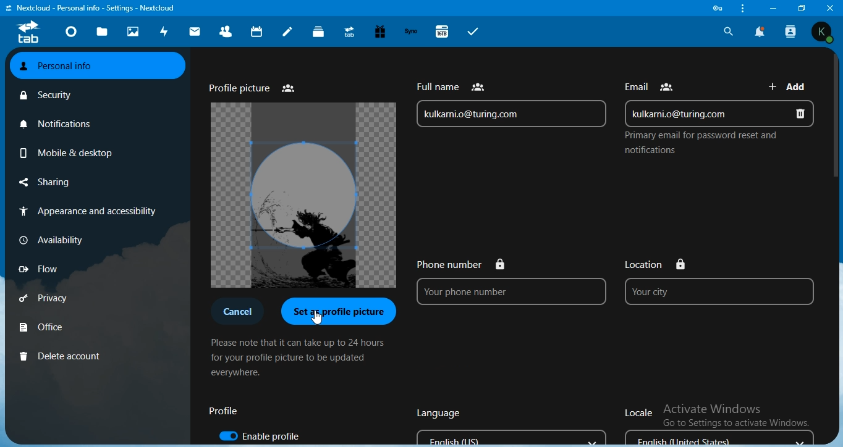 The height and width of the screenshot is (447, 843). What do you see at coordinates (831, 7) in the screenshot?
I see `close` at bounding box center [831, 7].